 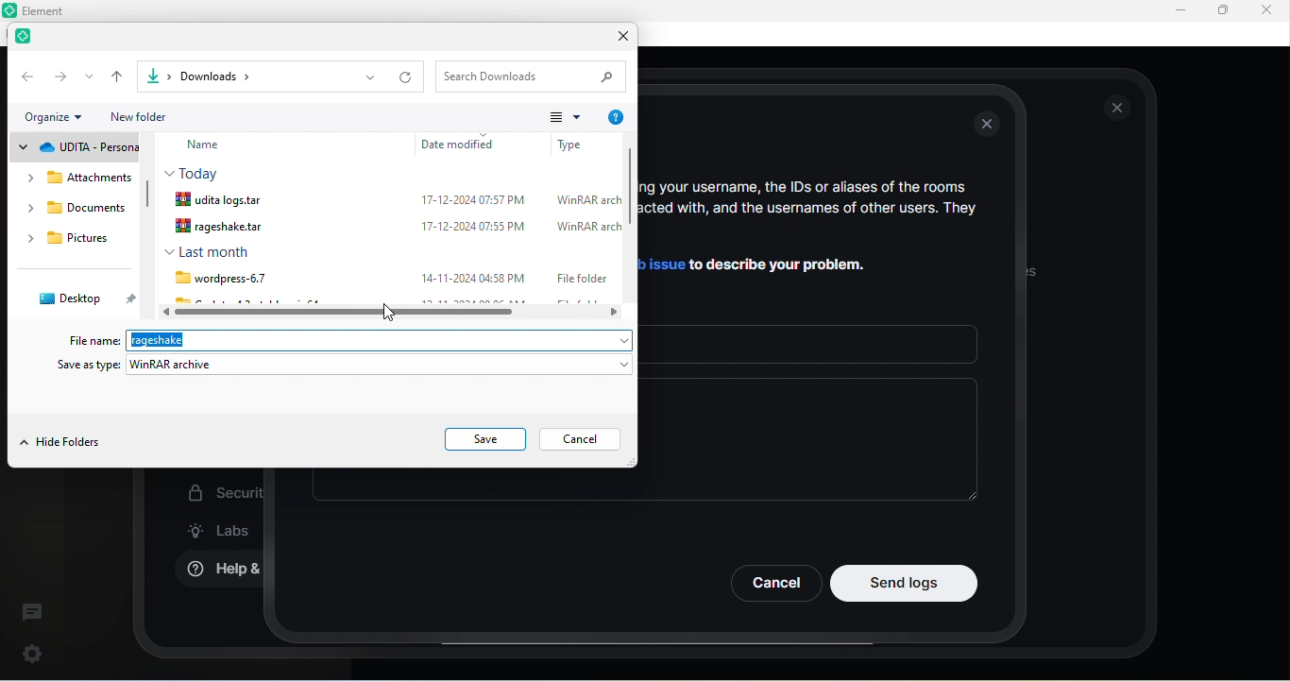 What do you see at coordinates (196, 172) in the screenshot?
I see `Today` at bounding box center [196, 172].